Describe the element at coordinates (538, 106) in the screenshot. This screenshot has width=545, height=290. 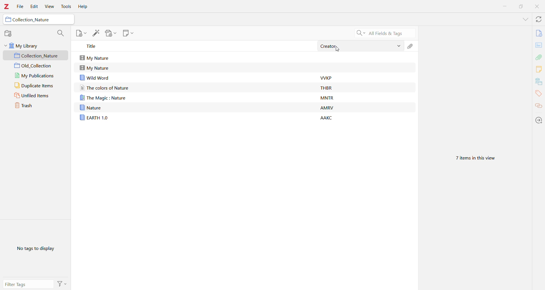
I see `Related` at that location.